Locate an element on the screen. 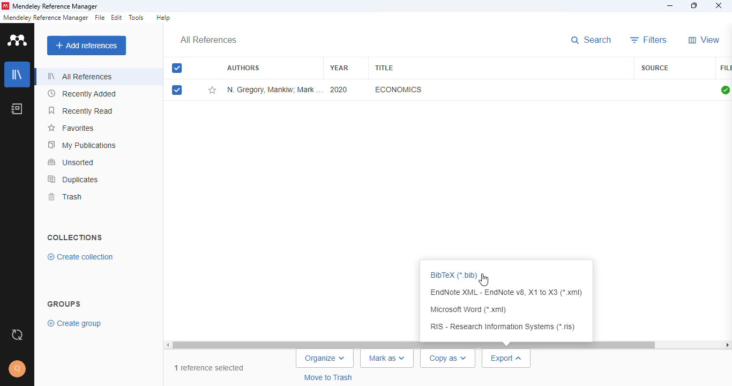 The height and width of the screenshot is (386, 732). N. Gregory Mankiw, Mark P. Taylor is located at coordinates (274, 90).